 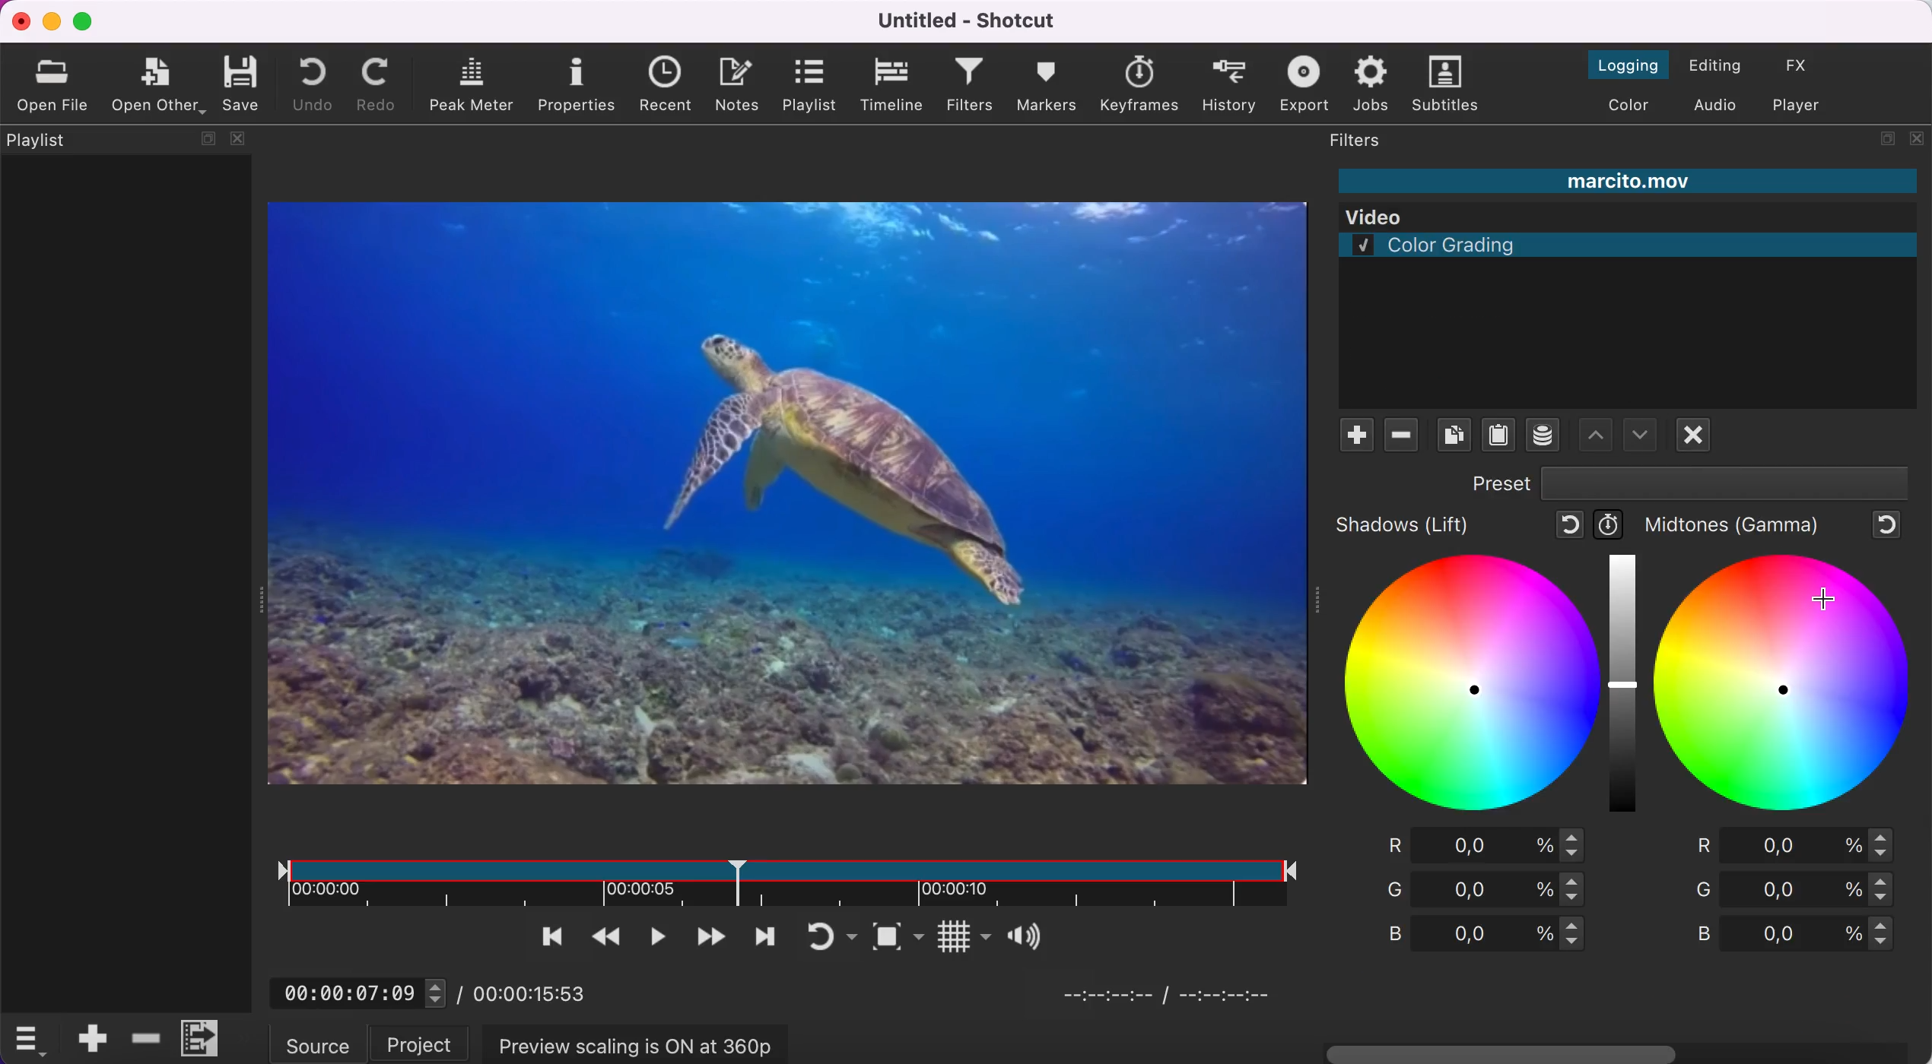 I want to click on , so click(x=942, y=935).